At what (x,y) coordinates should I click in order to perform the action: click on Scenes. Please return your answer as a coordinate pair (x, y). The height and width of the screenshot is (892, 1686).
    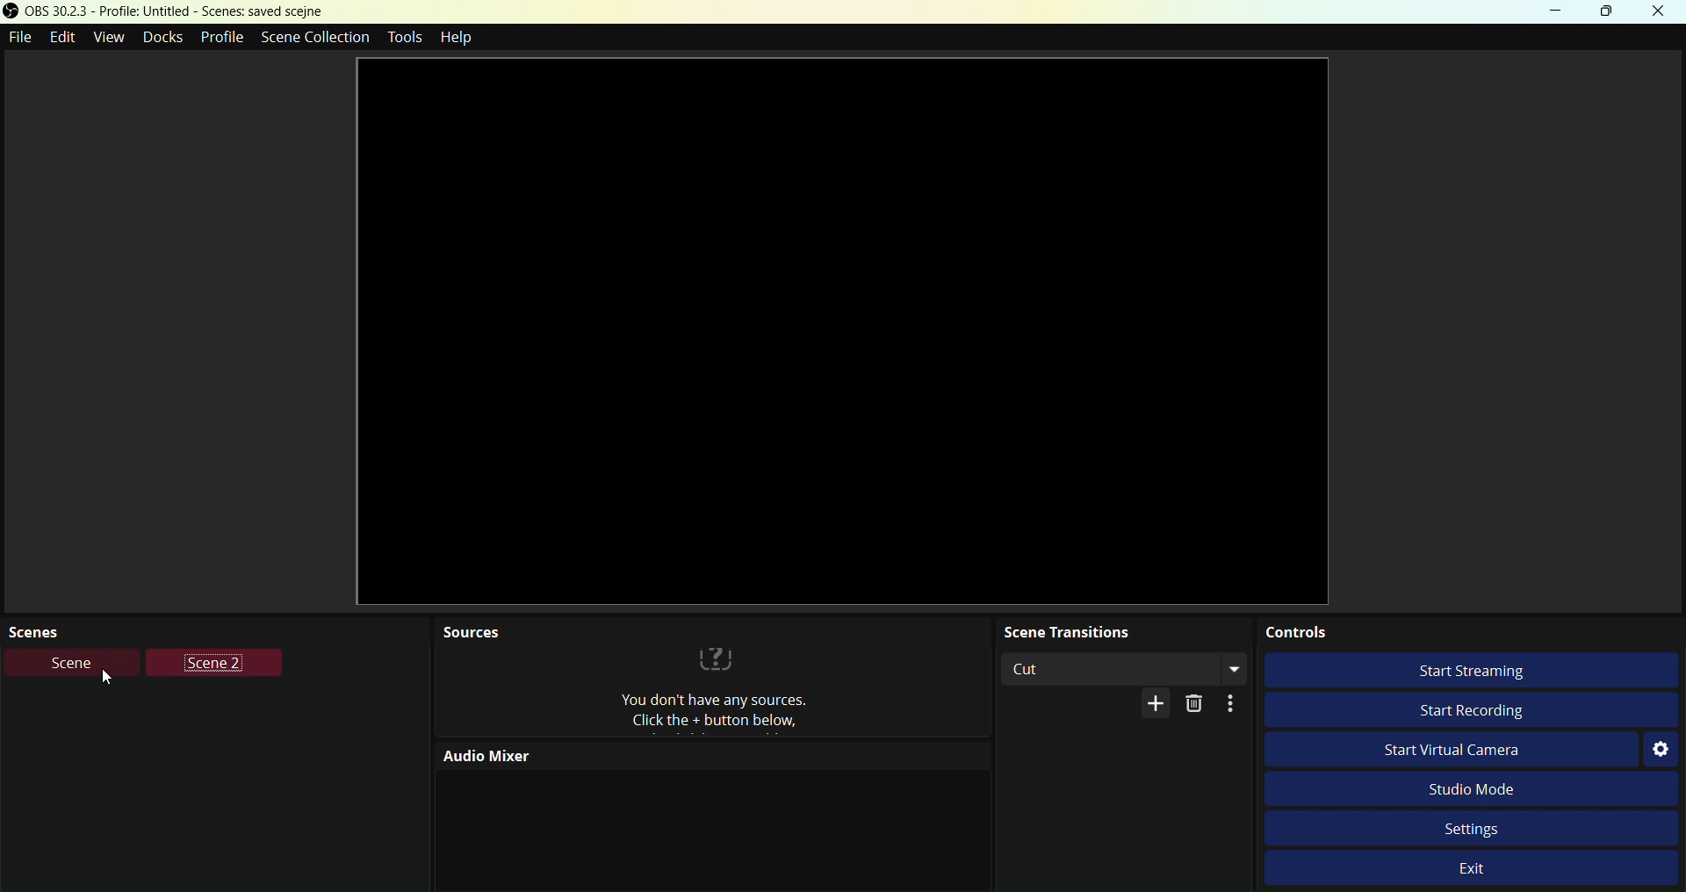
    Looking at the image, I should click on (54, 629).